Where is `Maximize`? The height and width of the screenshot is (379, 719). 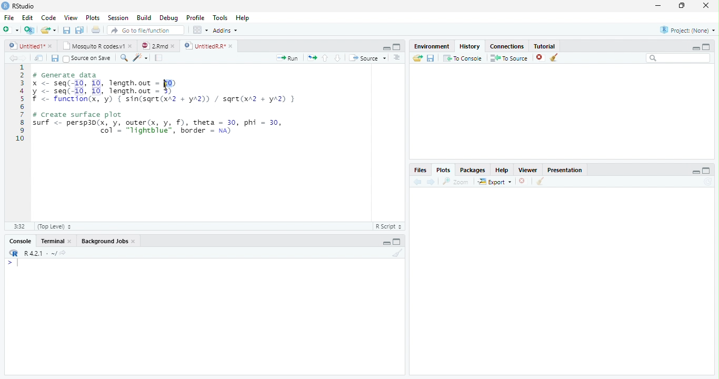
Maximize is located at coordinates (396, 243).